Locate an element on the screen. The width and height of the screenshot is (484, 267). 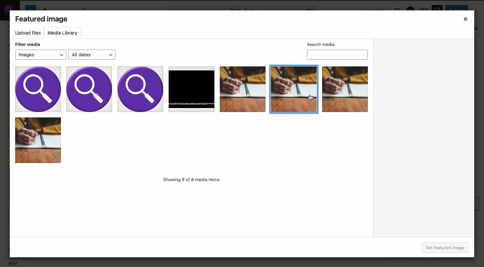
Set featured image is located at coordinates (447, 248).